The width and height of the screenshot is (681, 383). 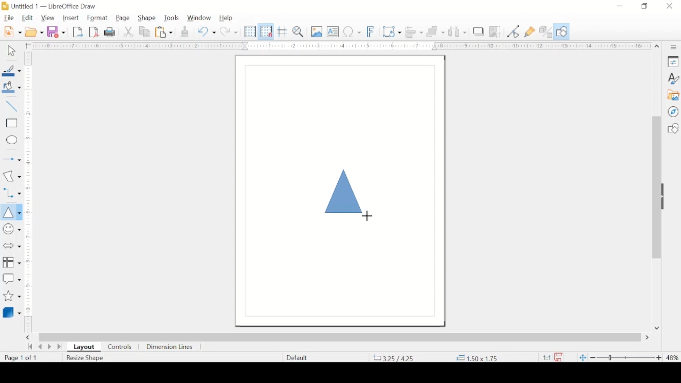 I want to click on insert rectangle, so click(x=11, y=124).